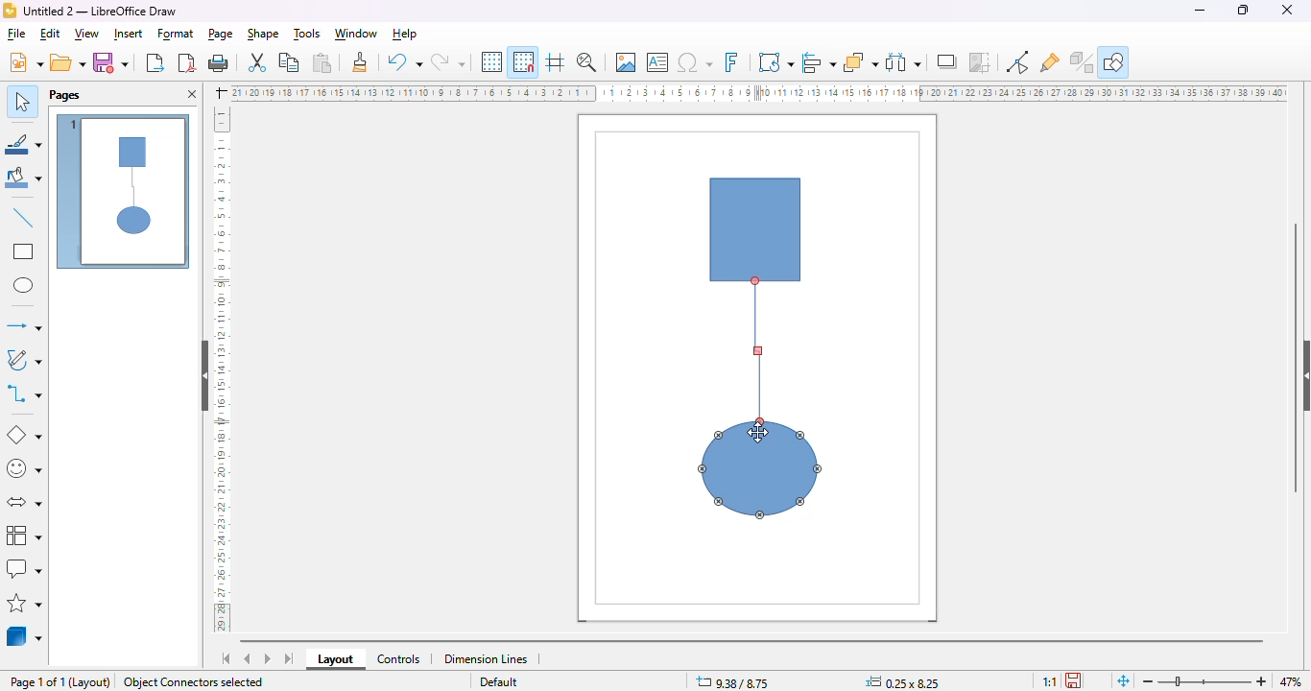  What do you see at coordinates (226, 659) in the screenshot?
I see `scroll to first sheet` at bounding box center [226, 659].